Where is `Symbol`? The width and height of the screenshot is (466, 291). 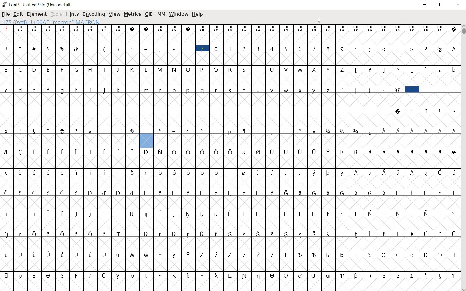
Symbol is located at coordinates (63, 131).